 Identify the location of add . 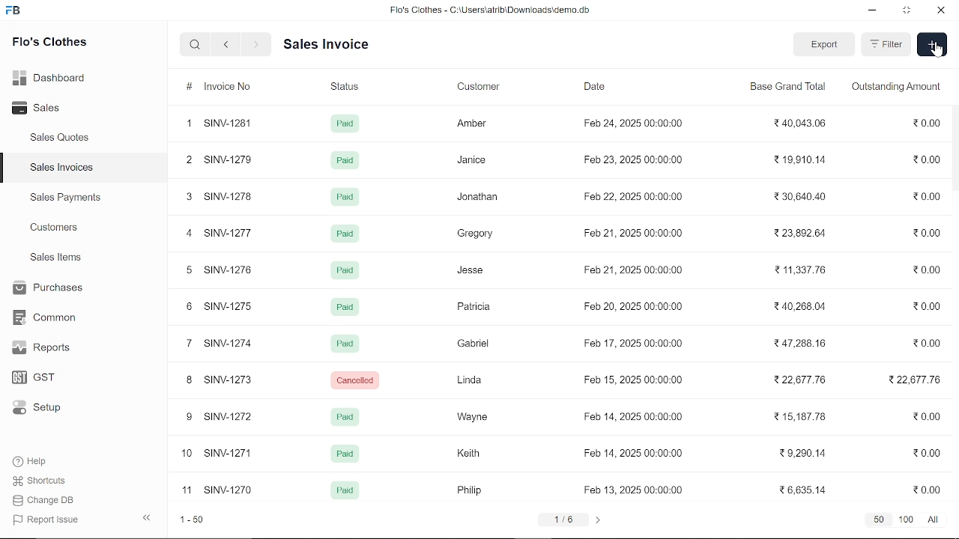
(932, 43).